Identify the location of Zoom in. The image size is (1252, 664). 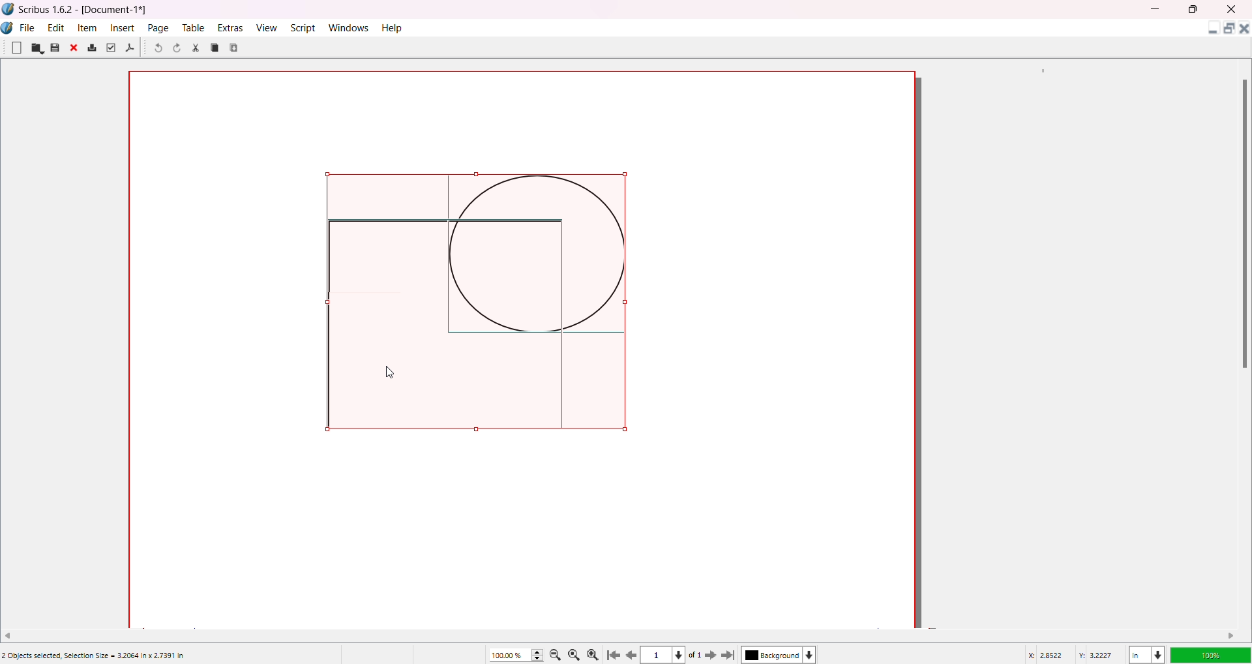
(595, 654).